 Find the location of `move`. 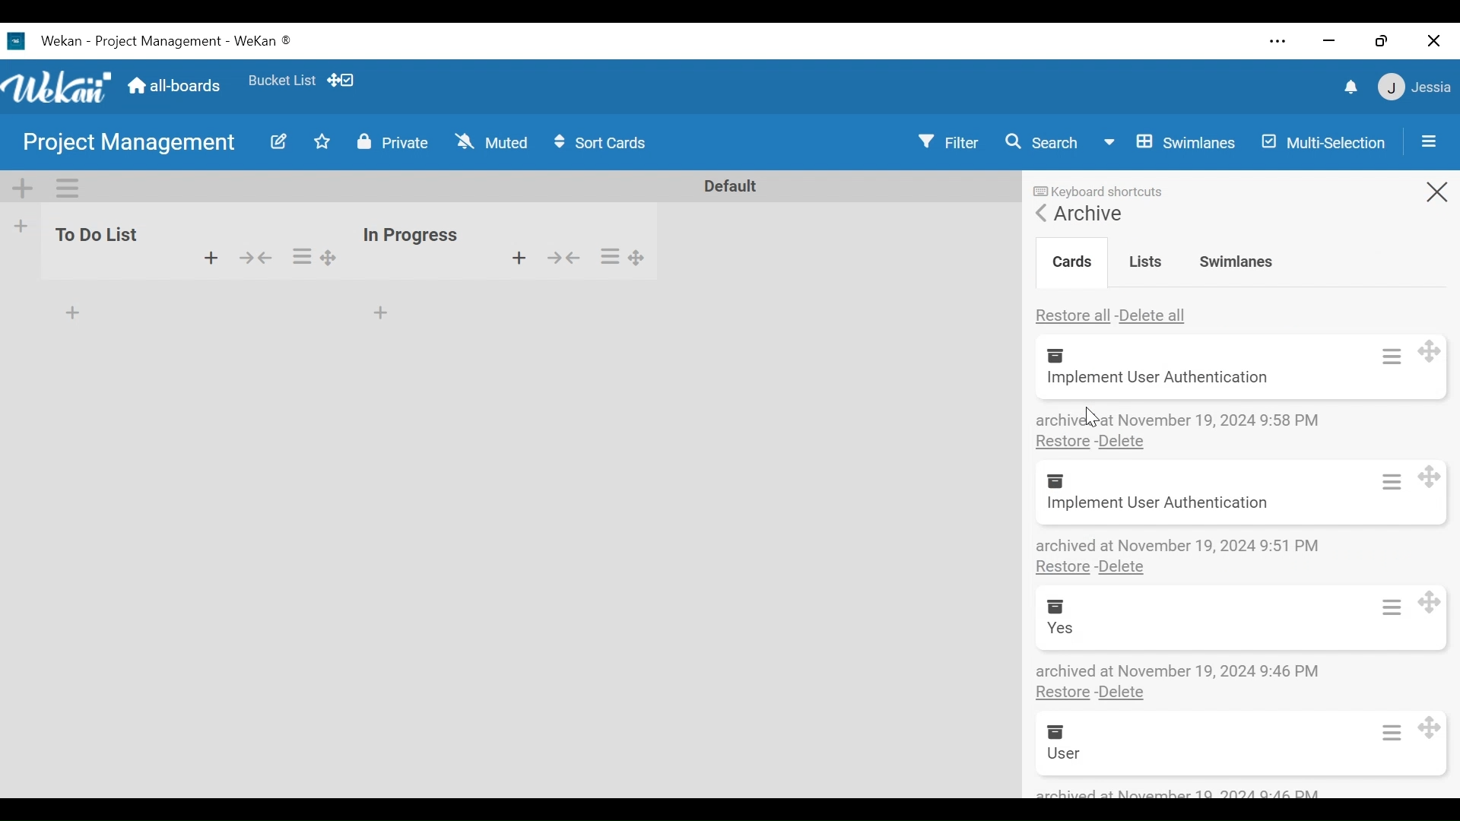

move is located at coordinates (1430, 353).